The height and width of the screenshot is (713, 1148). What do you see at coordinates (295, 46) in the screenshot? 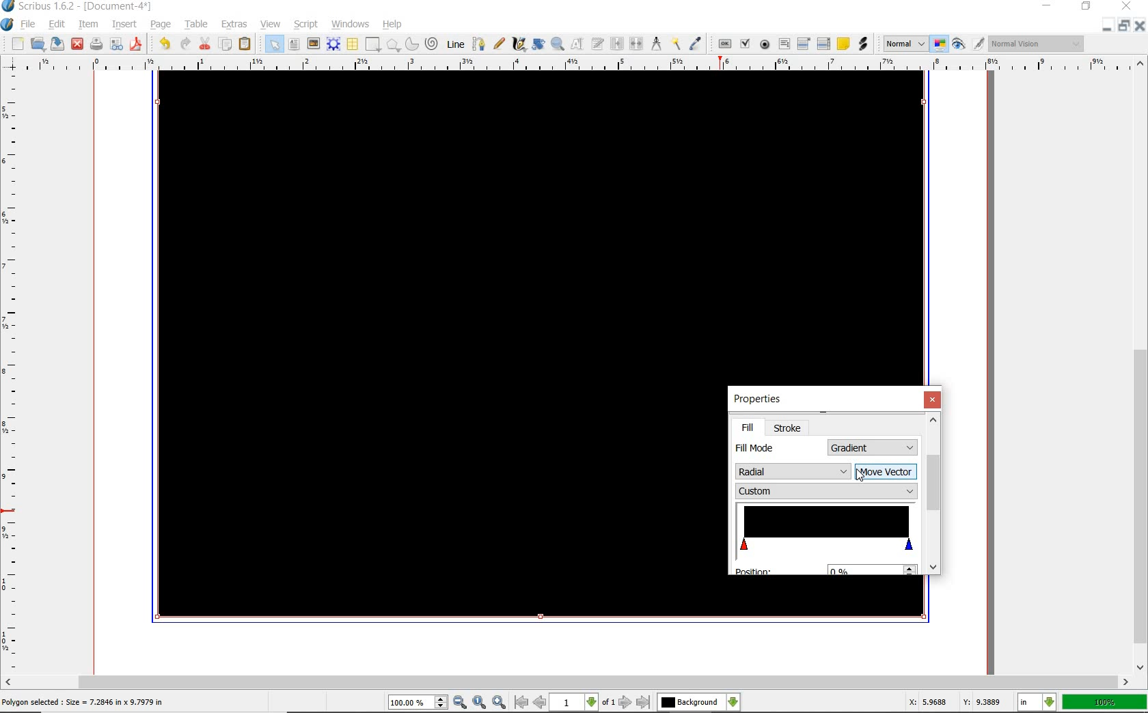
I see `text frame` at bounding box center [295, 46].